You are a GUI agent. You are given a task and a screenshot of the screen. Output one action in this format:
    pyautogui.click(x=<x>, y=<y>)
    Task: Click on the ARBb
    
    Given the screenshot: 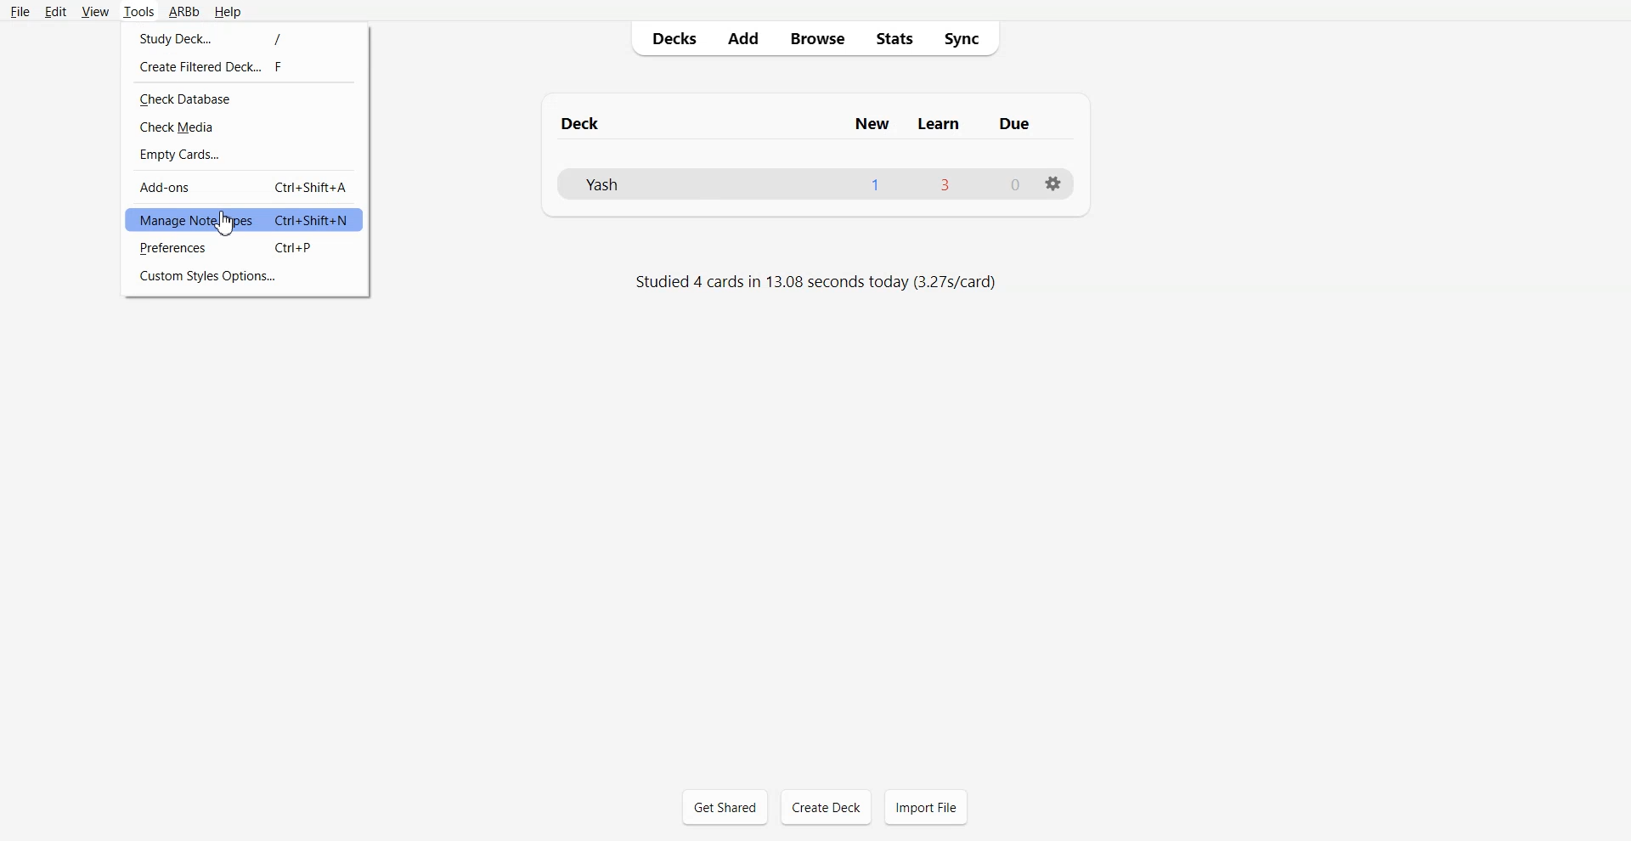 What is the action you would take?
    pyautogui.click(x=183, y=13)
    